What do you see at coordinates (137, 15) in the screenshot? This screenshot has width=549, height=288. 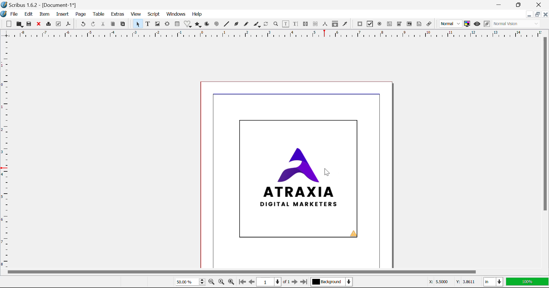 I see `View` at bounding box center [137, 15].